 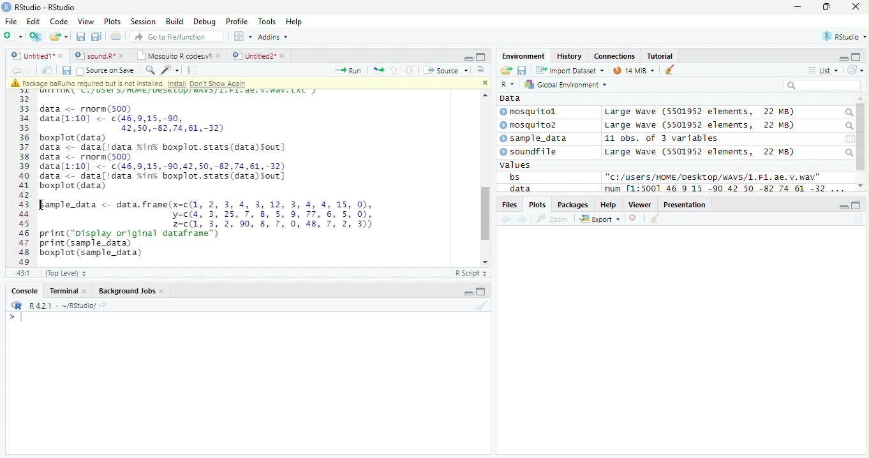 I want to click on bs, so click(x=514, y=177).